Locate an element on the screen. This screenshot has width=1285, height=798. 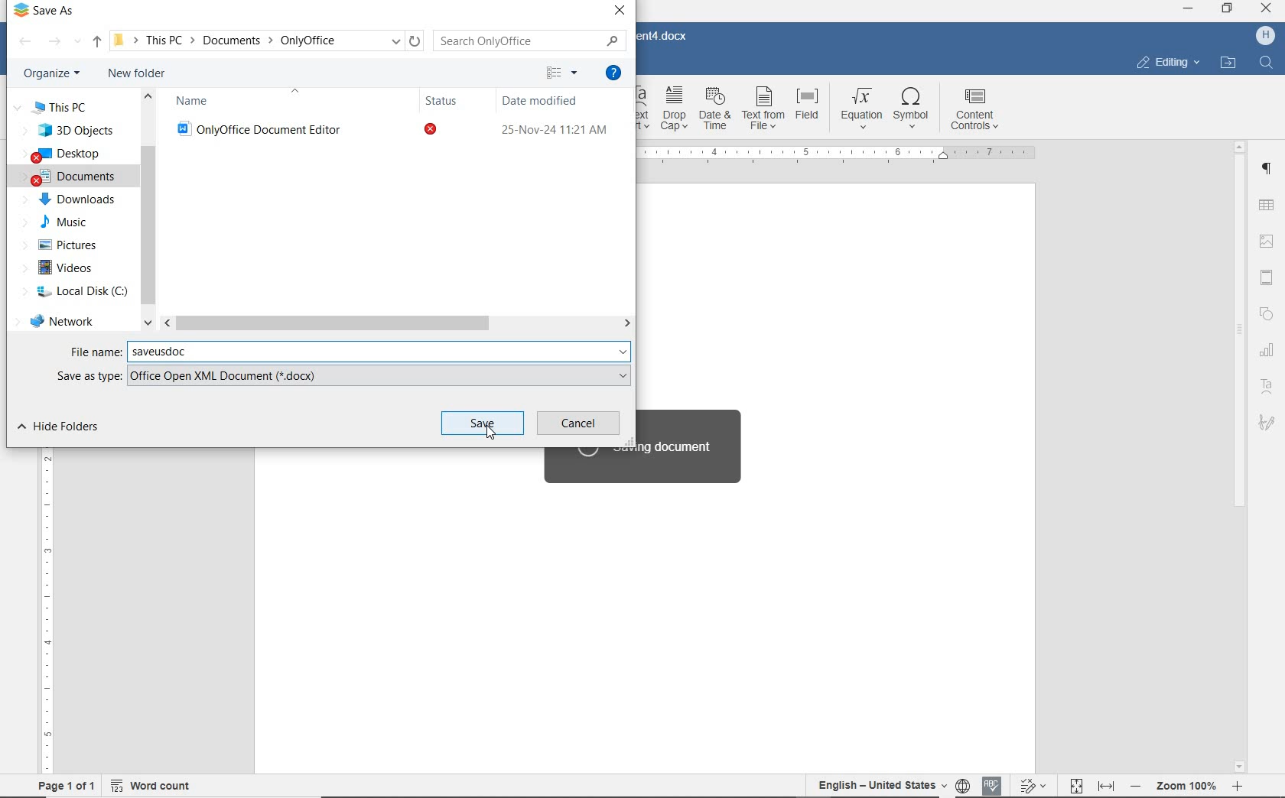
save is located at coordinates (483, 423).